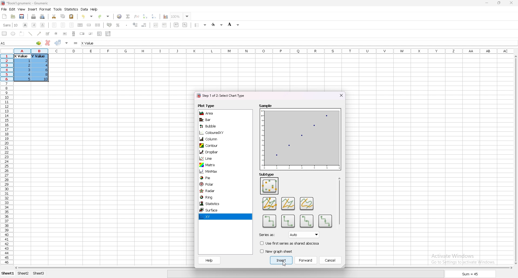  Describe the element at coordinates (110, 25) in the screenshot. I see `accounting` at that location.